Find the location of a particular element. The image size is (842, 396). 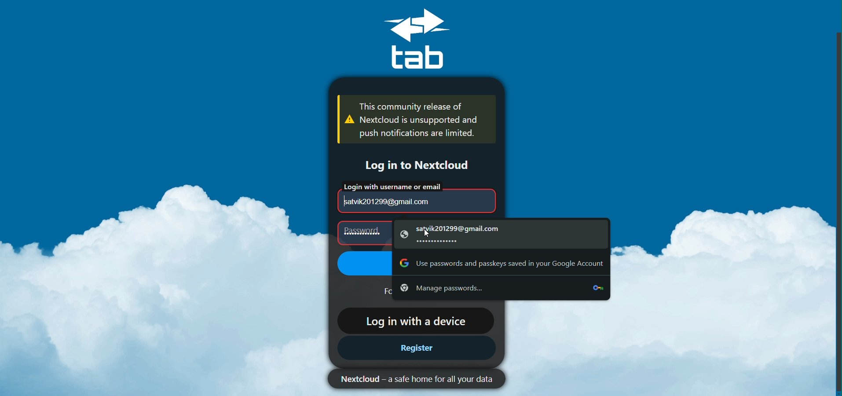

Log in with a device is located at coordinates (413, 320).